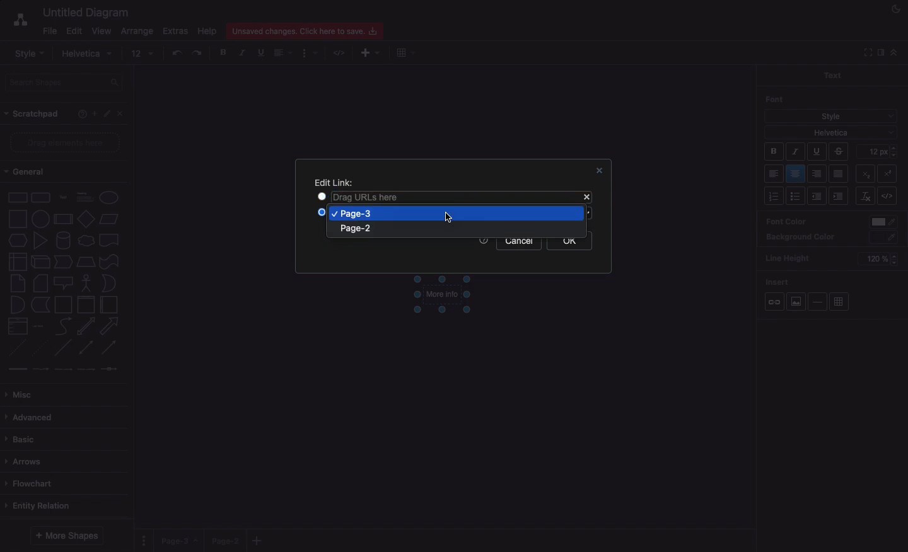 This screenshot has width=908, height=552. I want to click on Strikethrough, so click(840, 151).